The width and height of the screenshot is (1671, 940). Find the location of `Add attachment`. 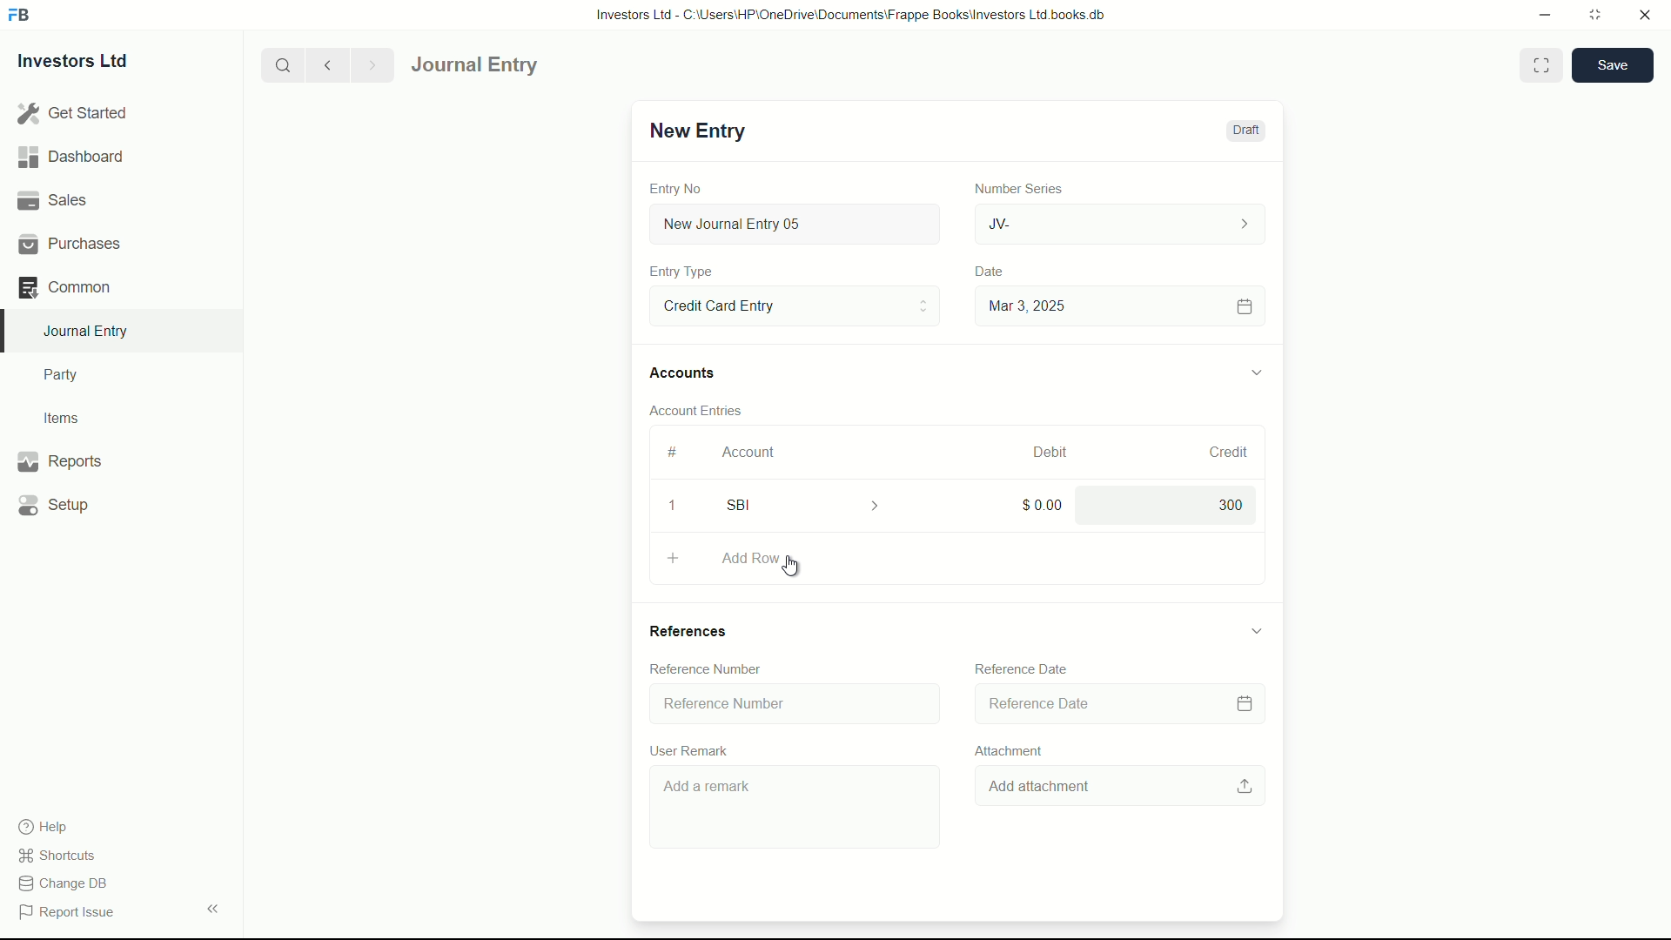

Add attachment is located at coordinates (1124, 785).